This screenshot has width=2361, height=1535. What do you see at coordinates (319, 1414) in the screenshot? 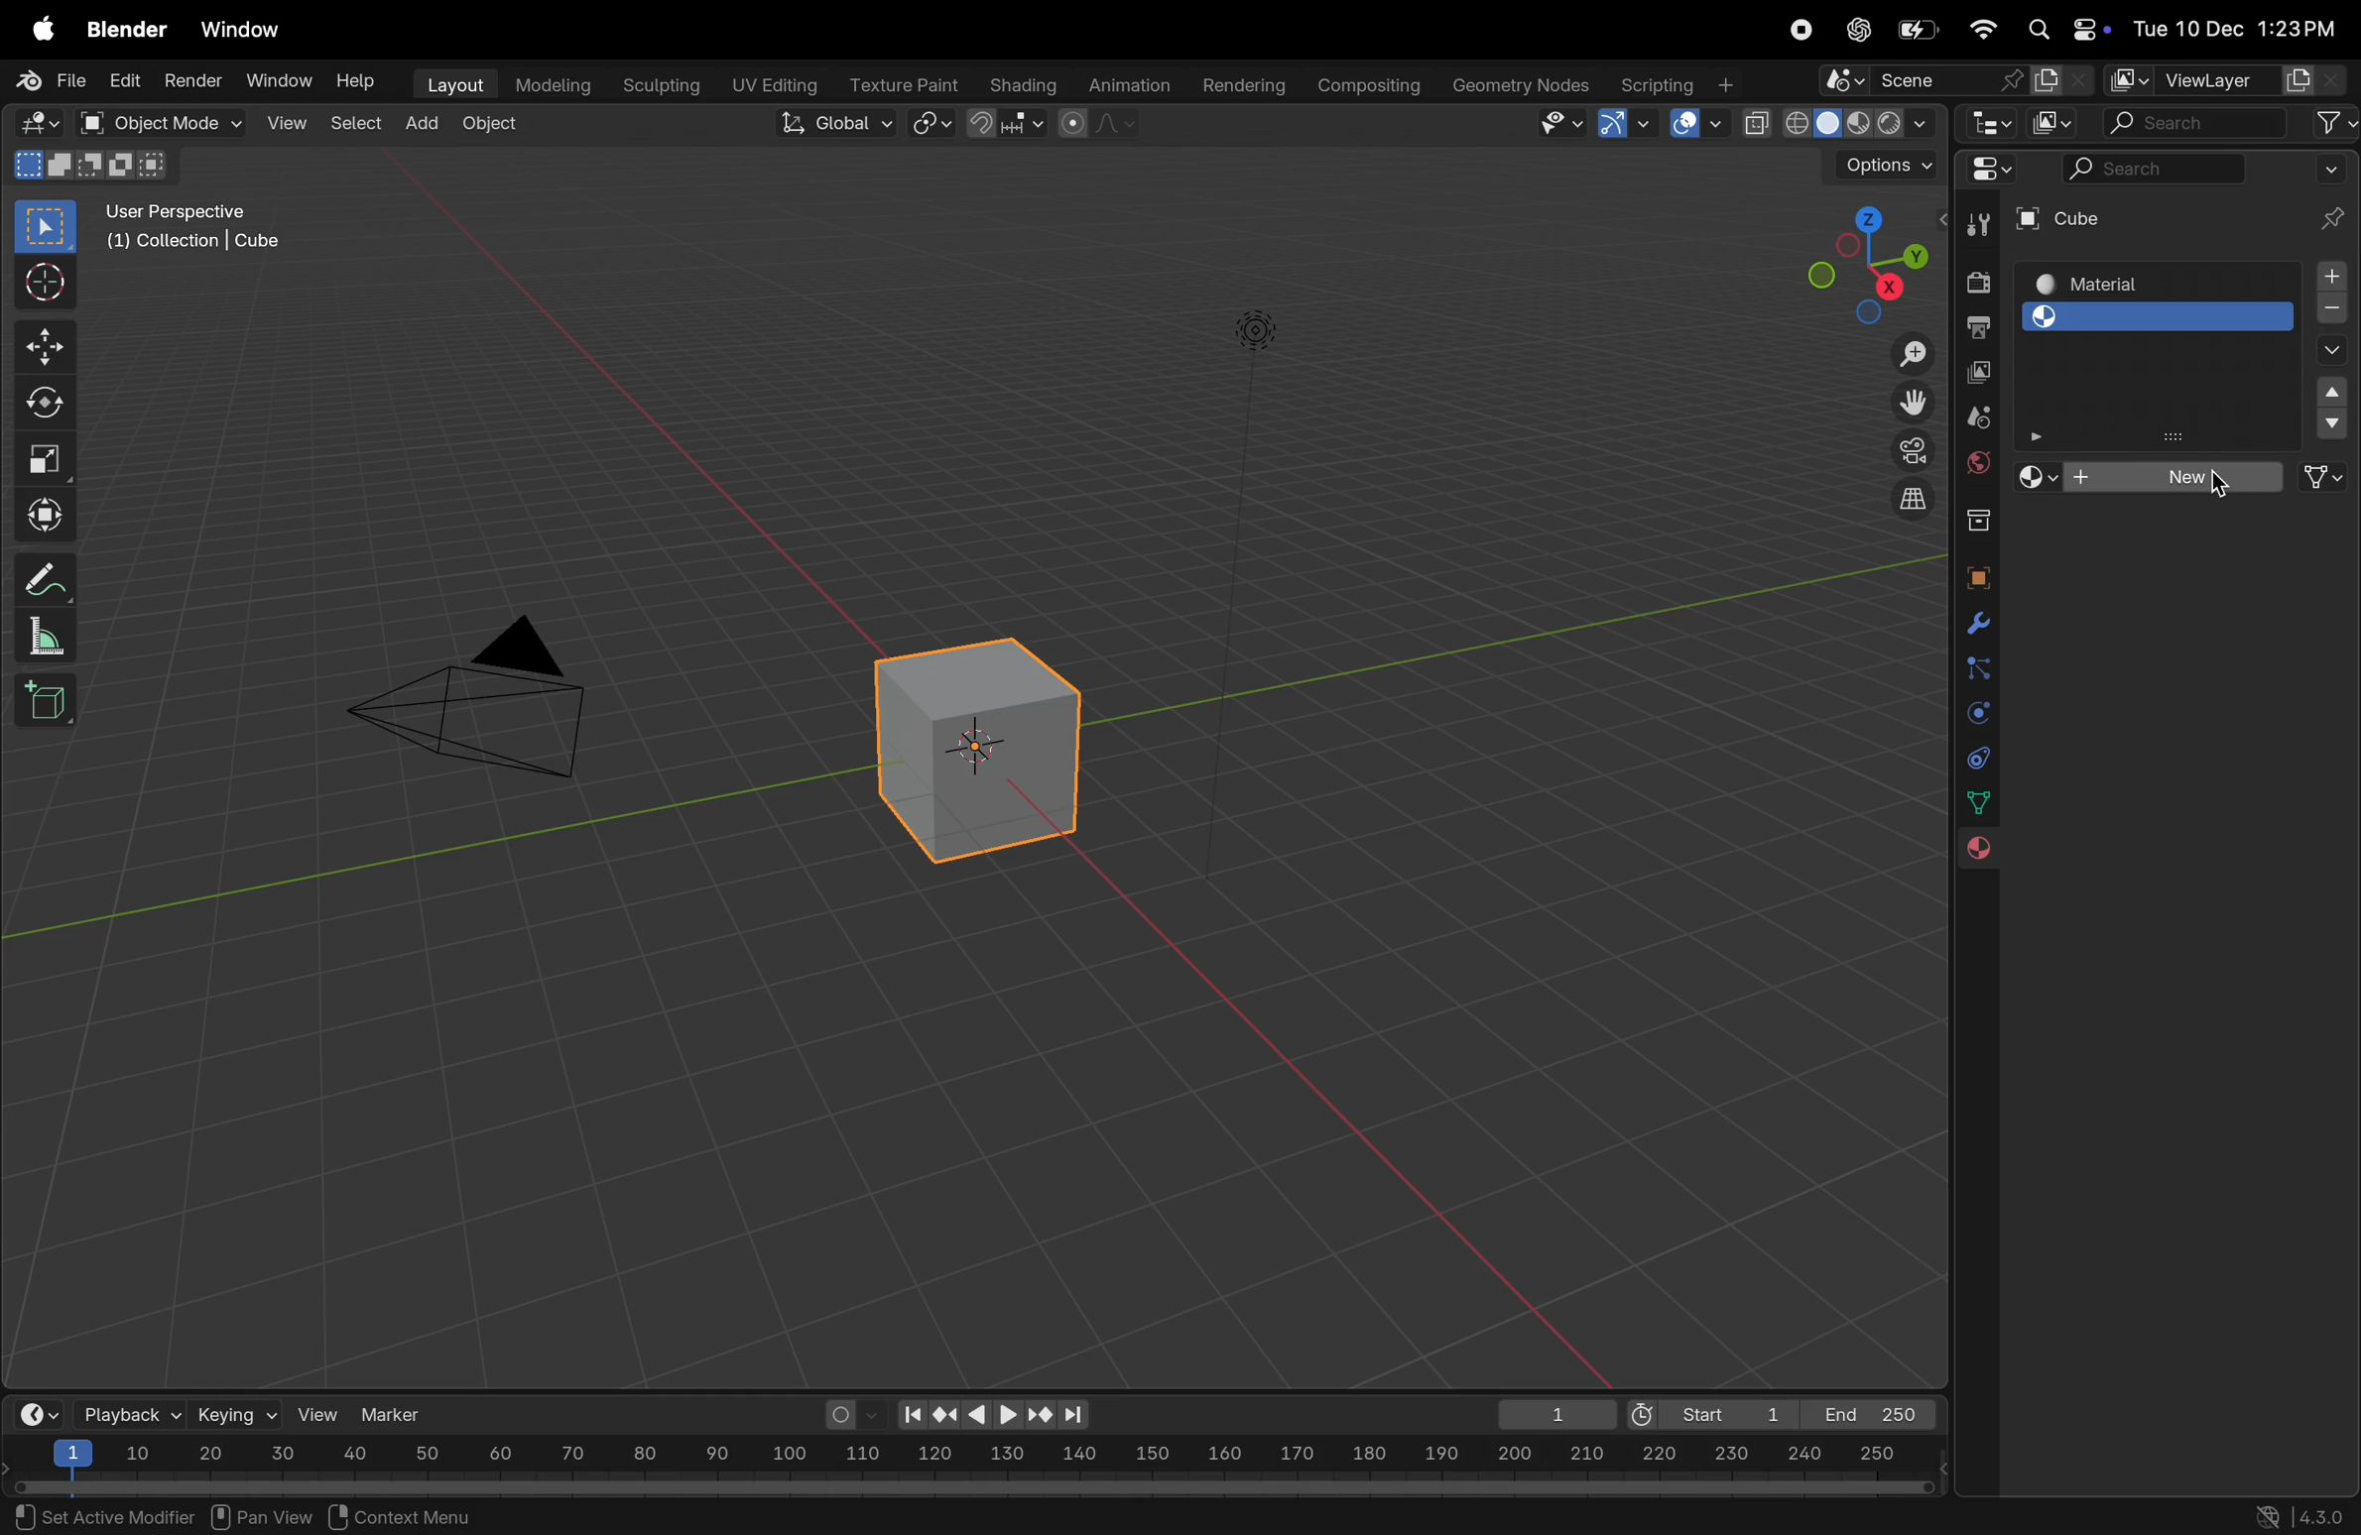
I see `view` at bounding box center [319, 1414].